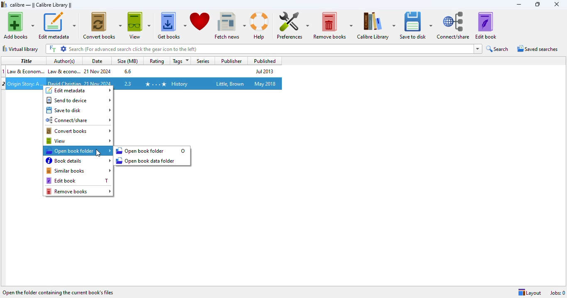 This screenshot has height=298, width=567. I want to click on calibre library, so click(41, 5).